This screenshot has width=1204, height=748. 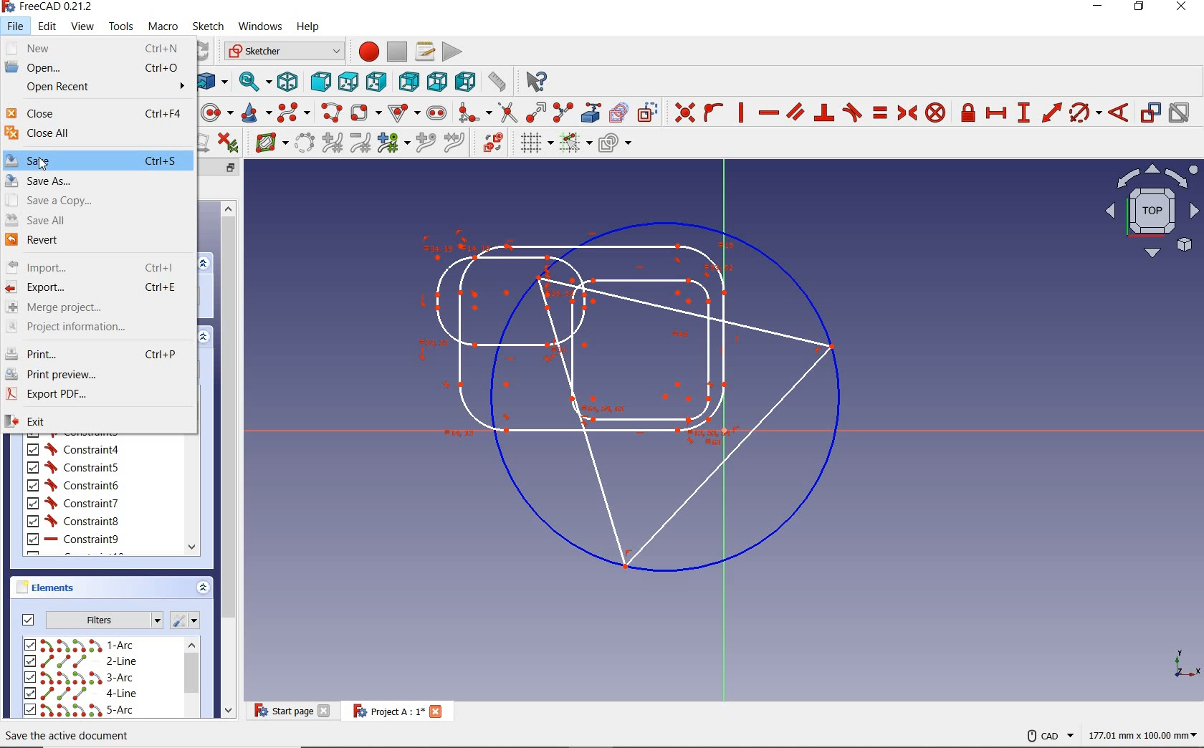 I want to click on constrain horizontal distance, so click(x=995, y=114).